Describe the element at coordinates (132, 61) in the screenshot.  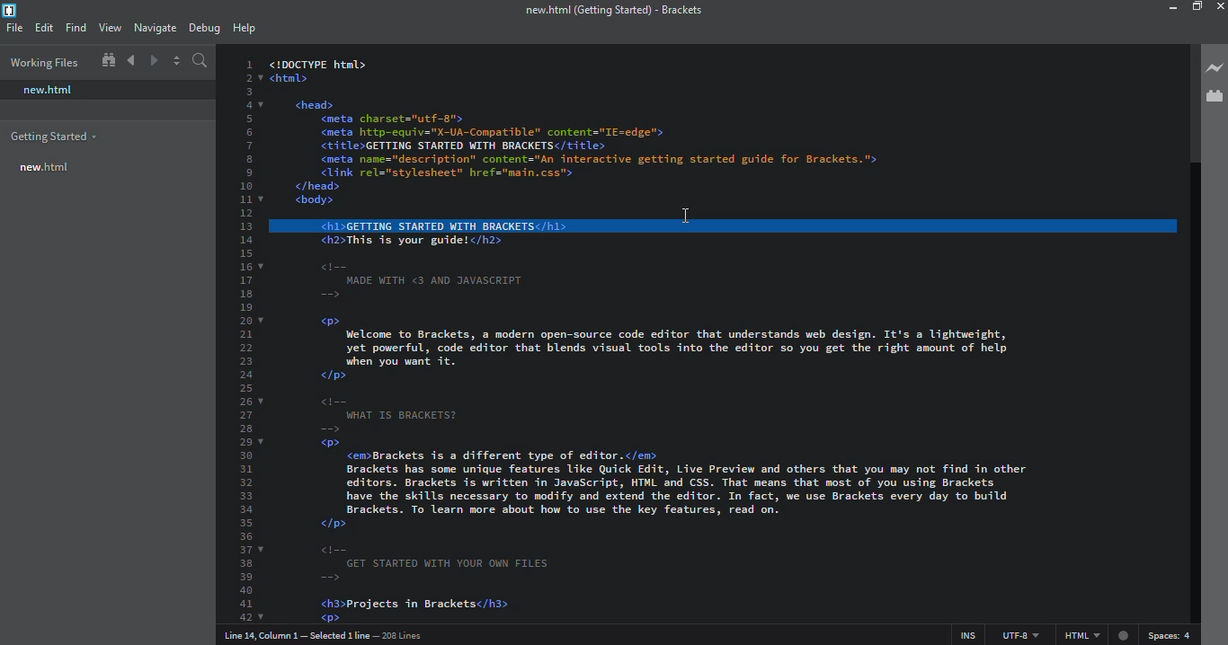
I see `navigate back` at that location.